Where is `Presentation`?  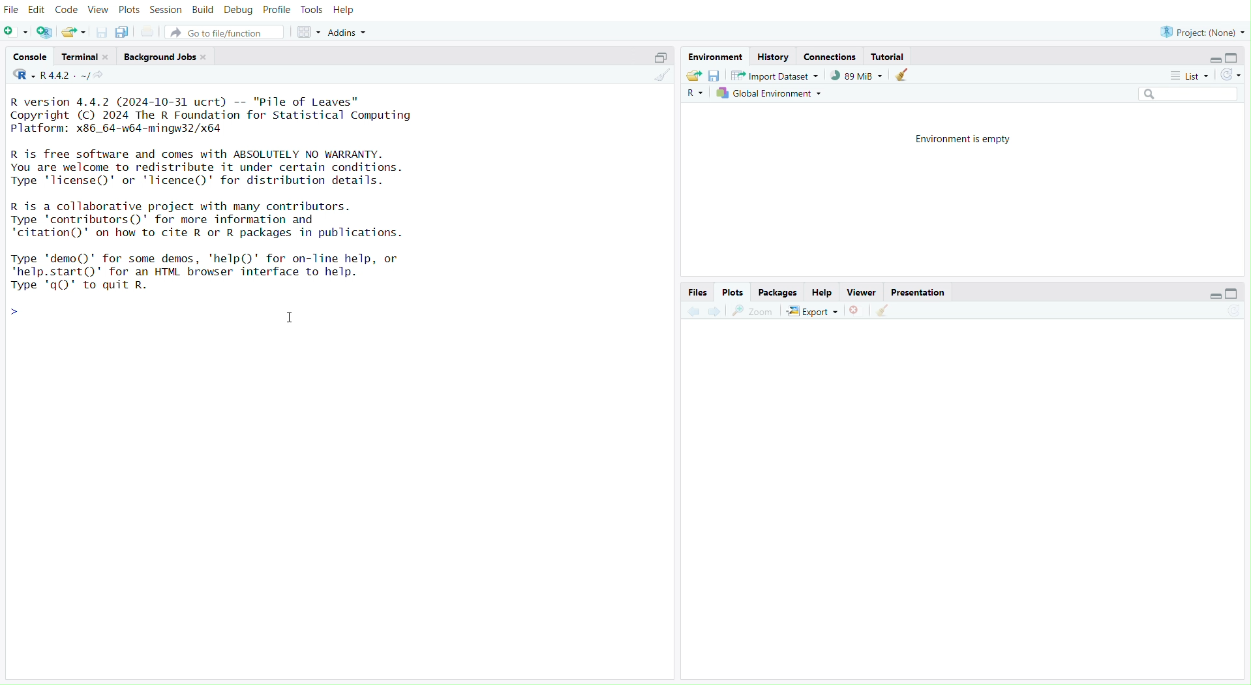
Presentation is located at coordinates (920, 292).